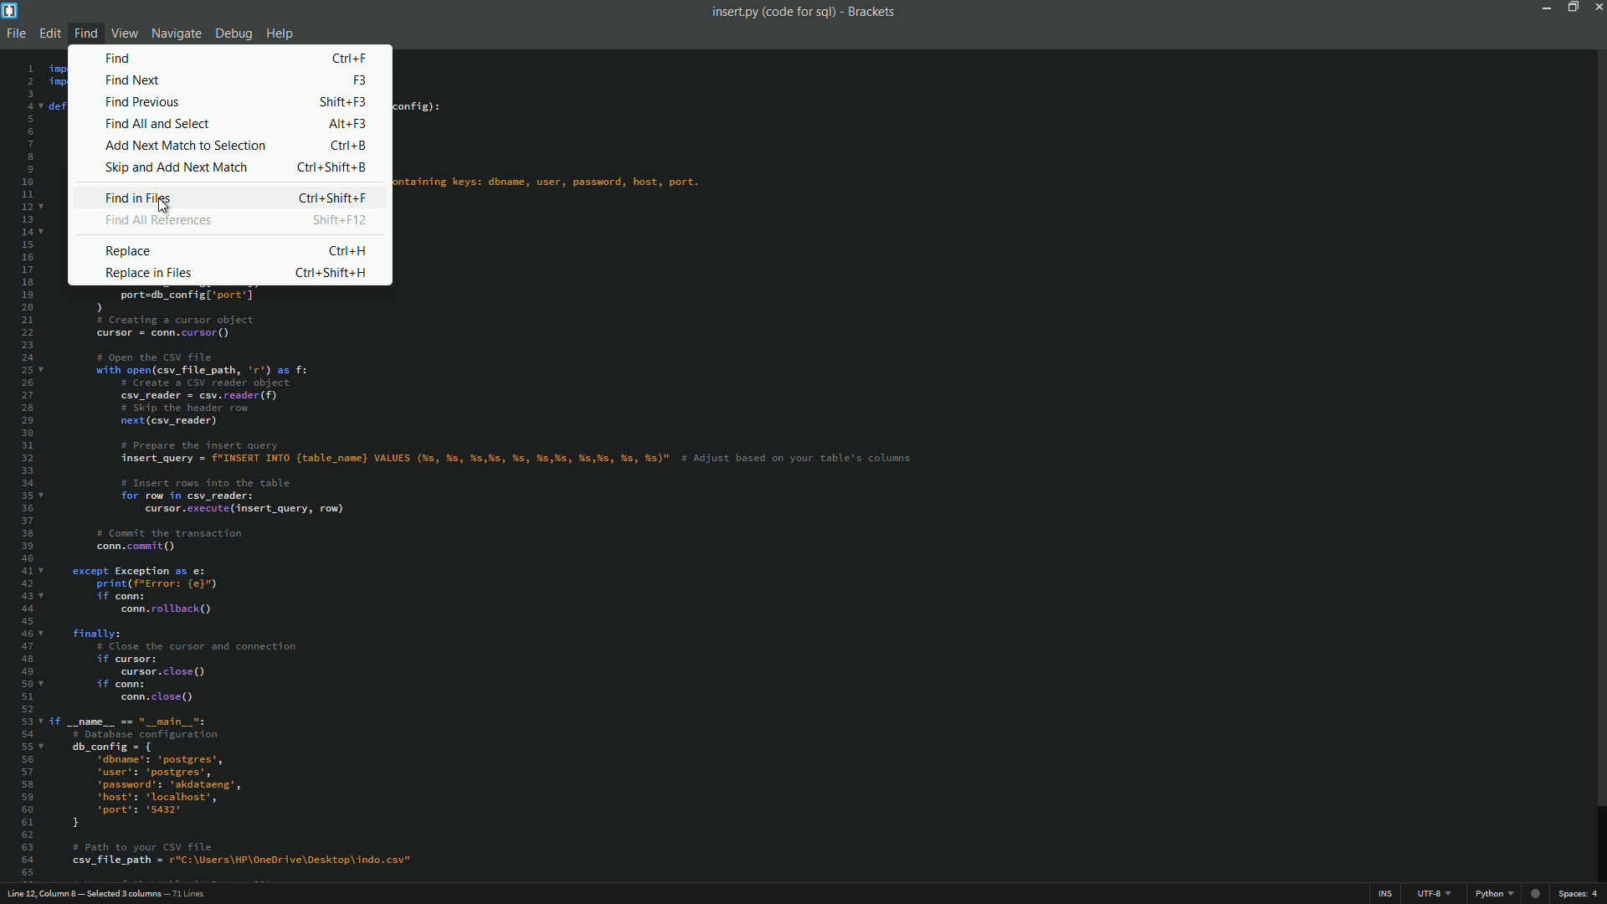 This screenshot has height=904, width=1607. Describe the element at coordinates (160, 222) in the screenshot. I see `find all references` at that location.